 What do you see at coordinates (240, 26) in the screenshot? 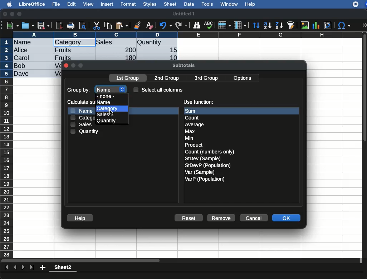
I see `column` at bounding box center [240, 26].